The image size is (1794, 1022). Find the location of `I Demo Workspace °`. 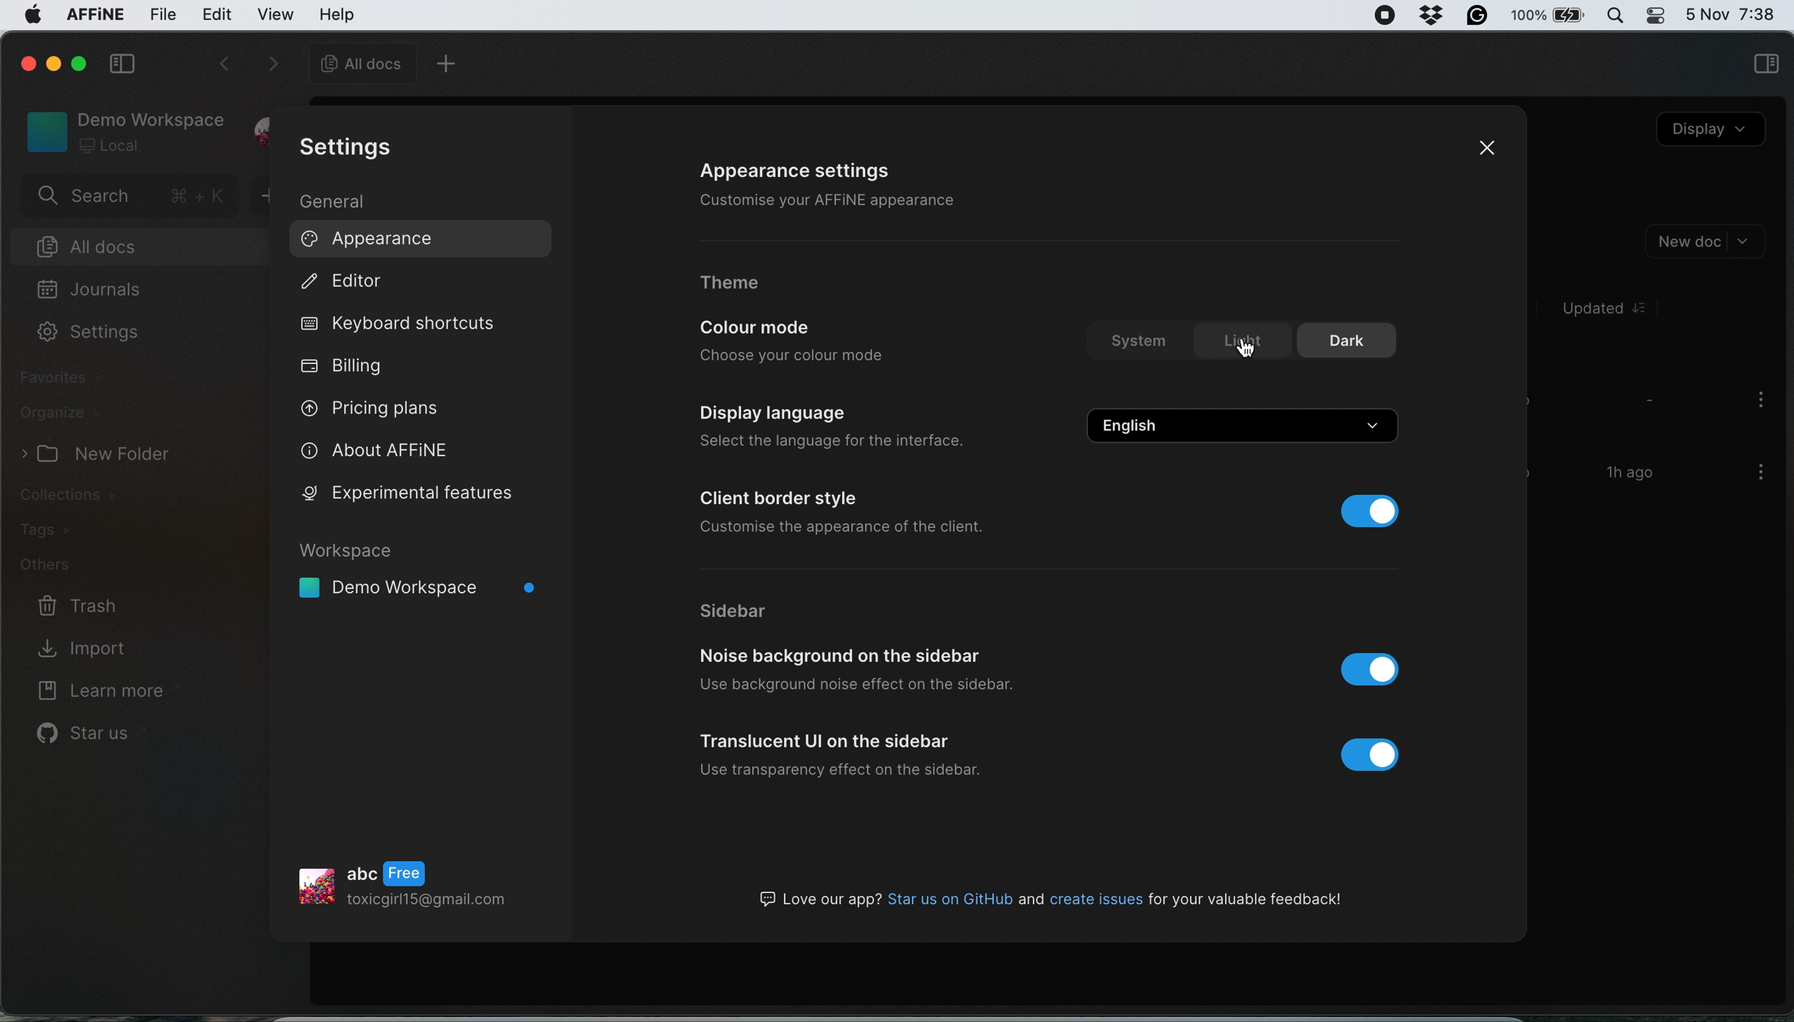

I Demo Workspace ° is located at coordinates (420, 589).